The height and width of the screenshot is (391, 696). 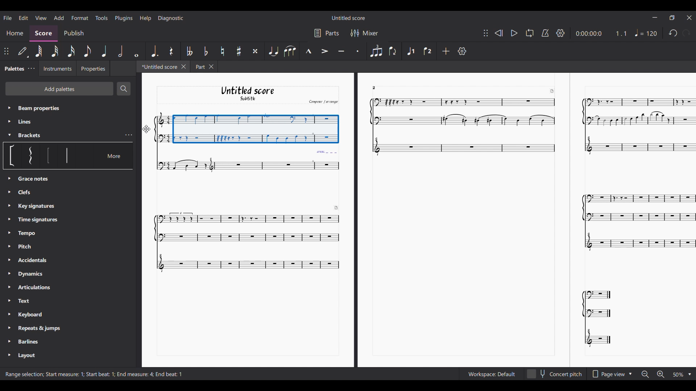 I want to click on Option under bracket section, so click(x=13, y=156).